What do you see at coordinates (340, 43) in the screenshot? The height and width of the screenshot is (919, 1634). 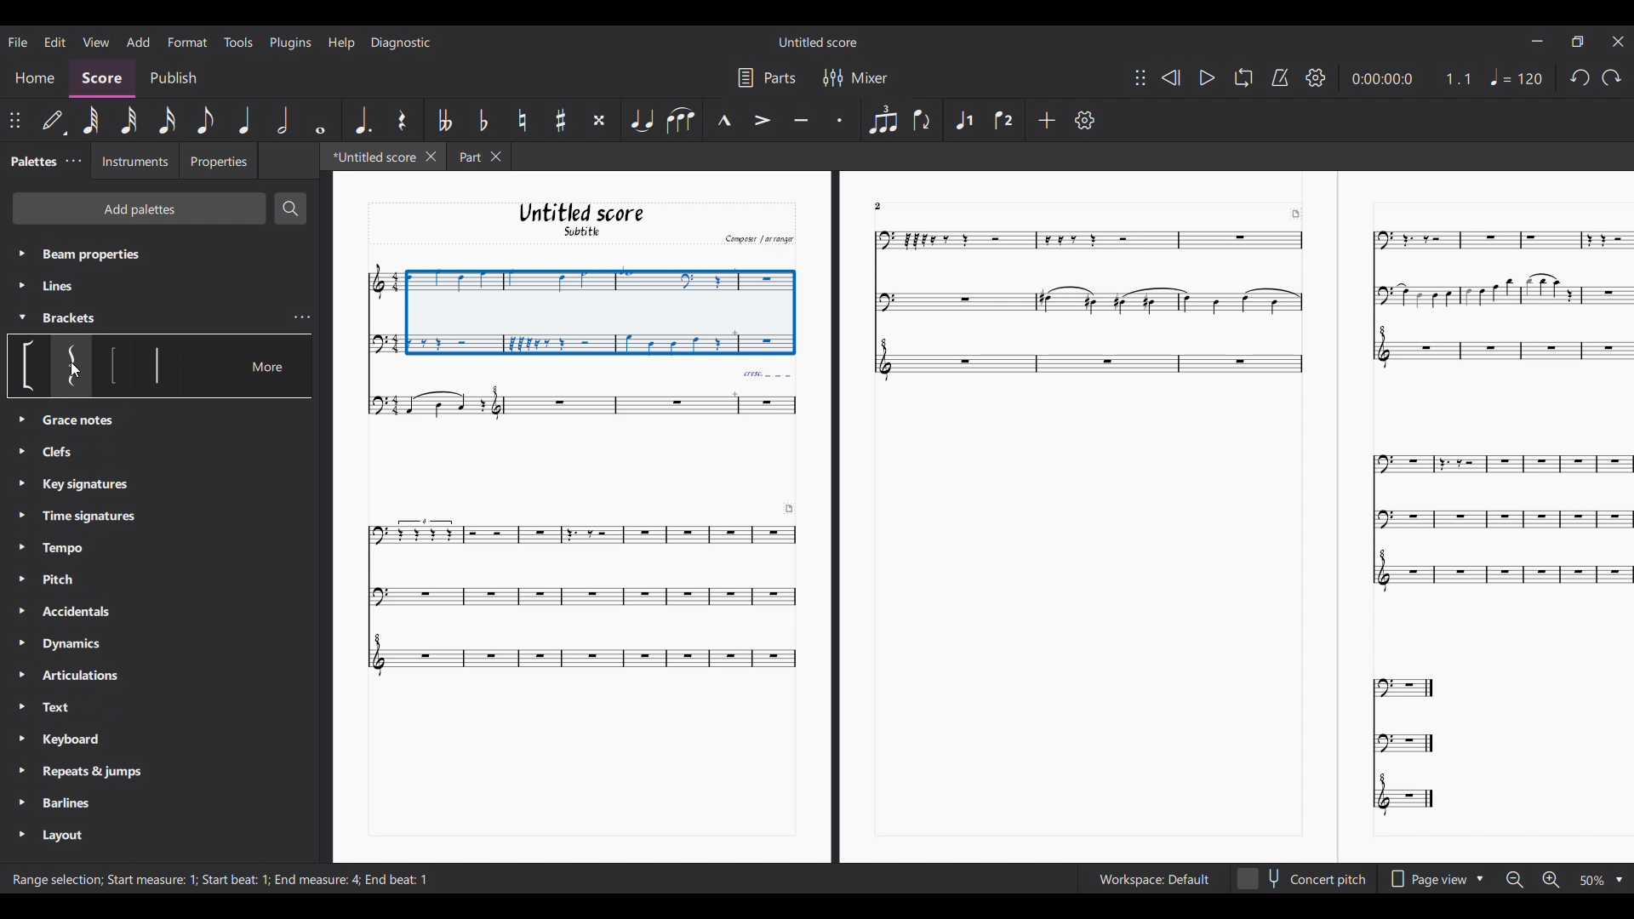 I see `Help` at bounding box center [340, 43].